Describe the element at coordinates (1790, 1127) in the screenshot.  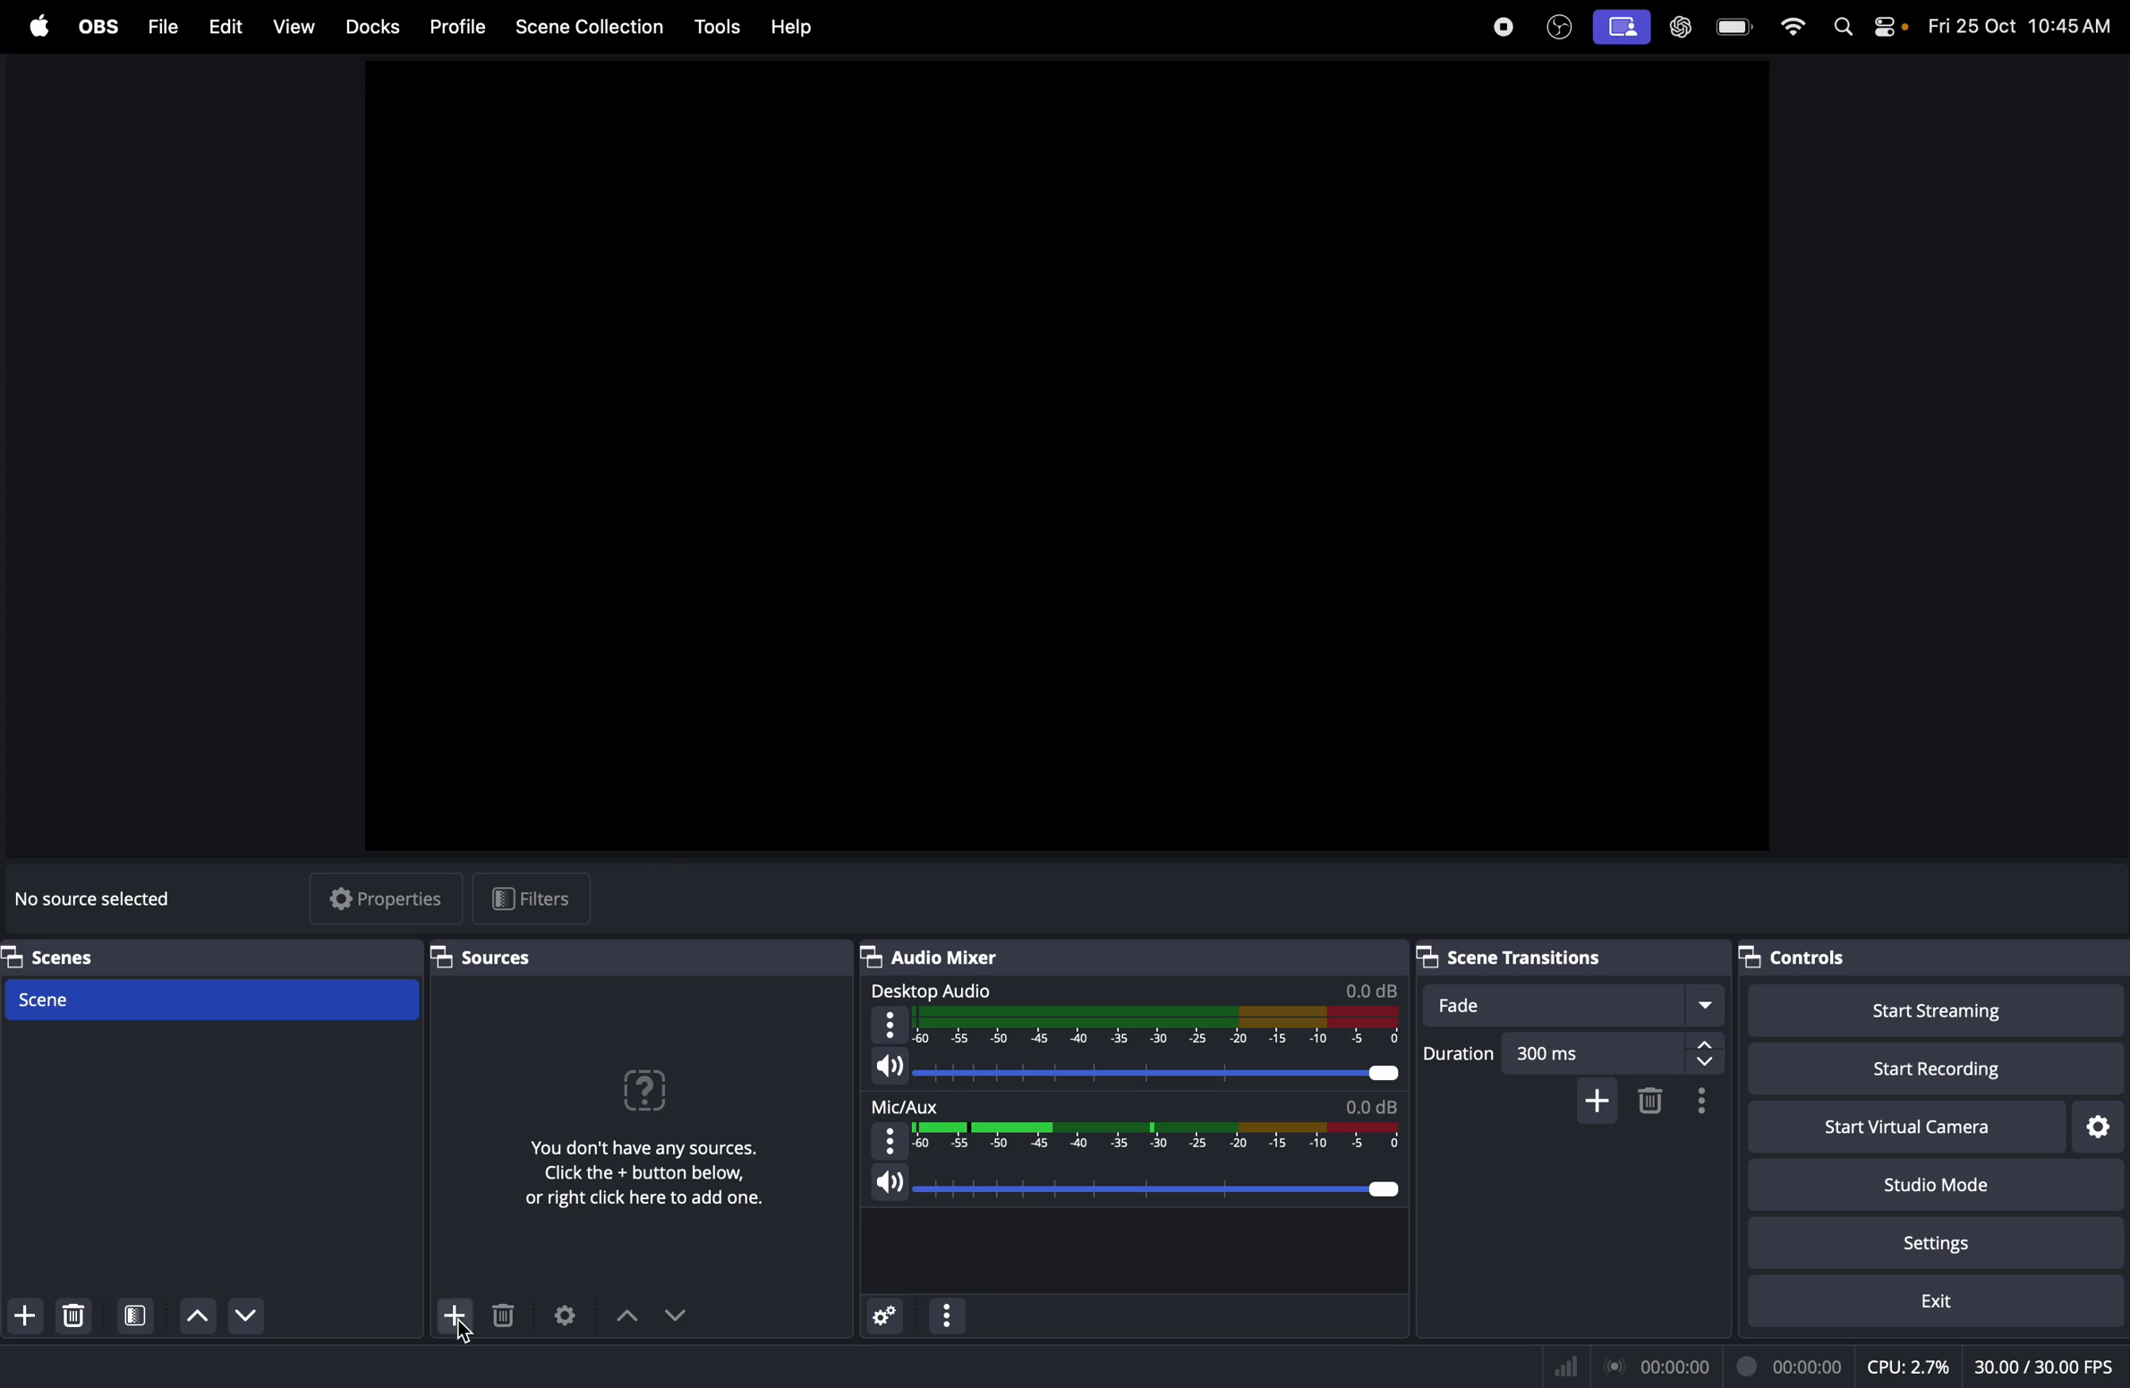
I see `start virtual camera` at that location.